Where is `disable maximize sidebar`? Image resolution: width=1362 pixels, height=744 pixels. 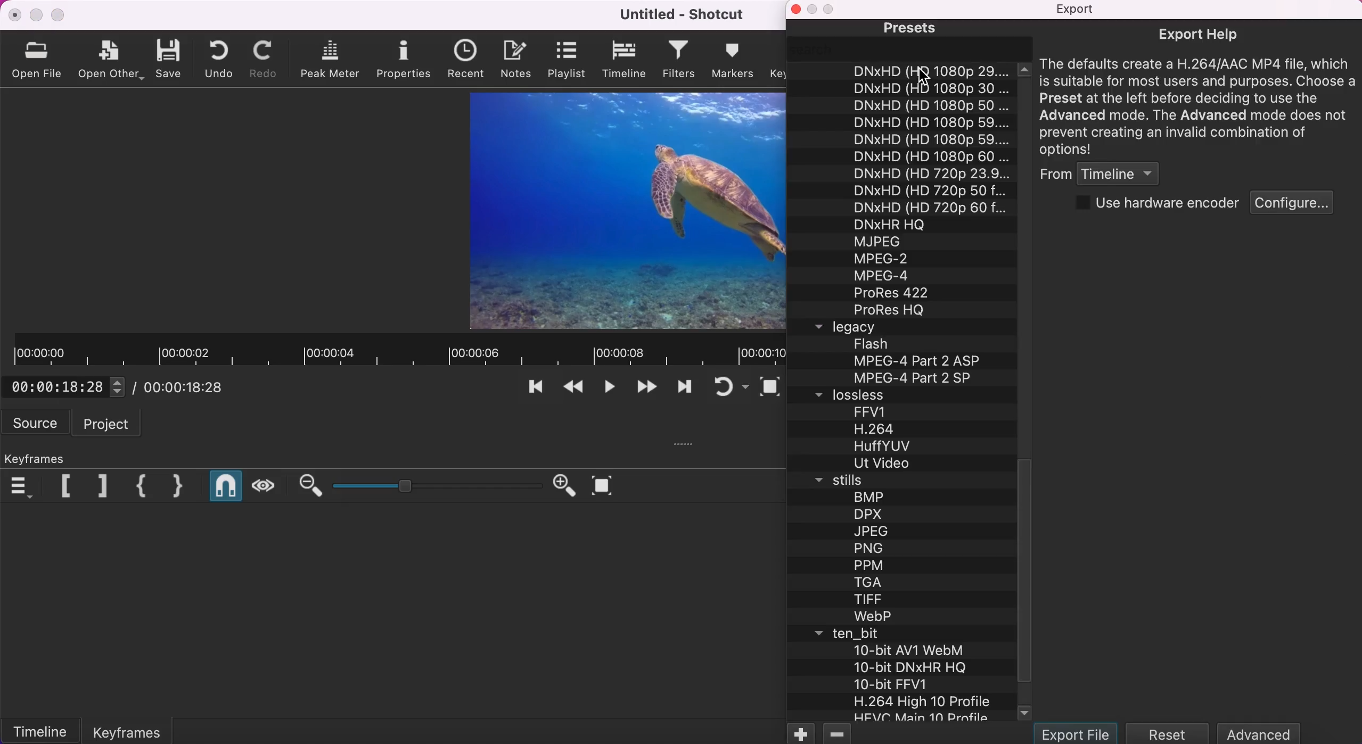 disable maximize sidebar is located at coordinates (832, 10).